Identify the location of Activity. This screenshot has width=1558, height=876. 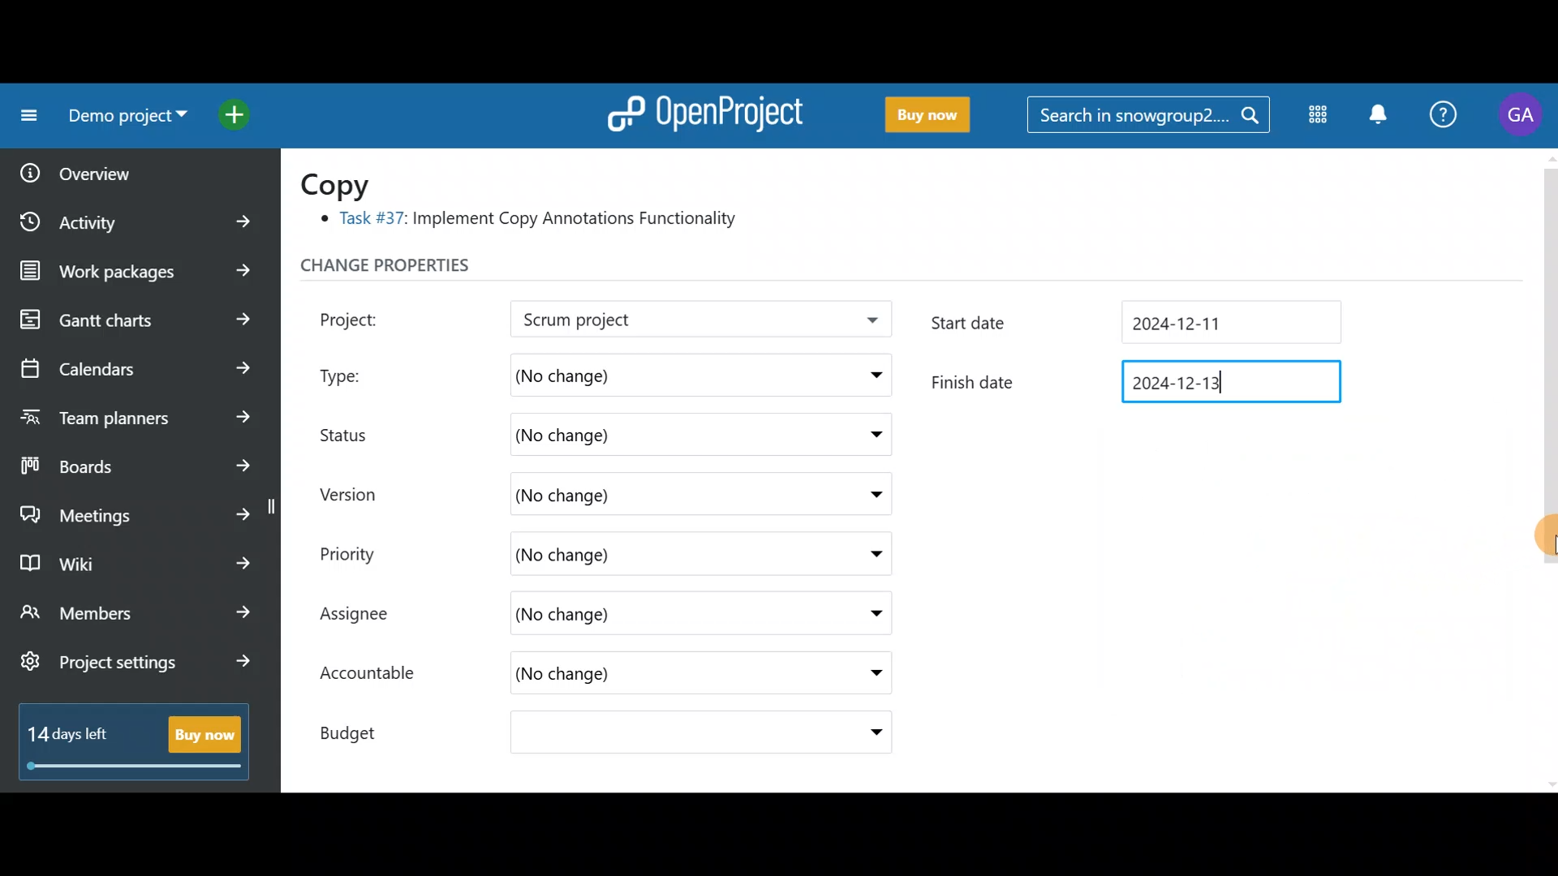
(140, 217).